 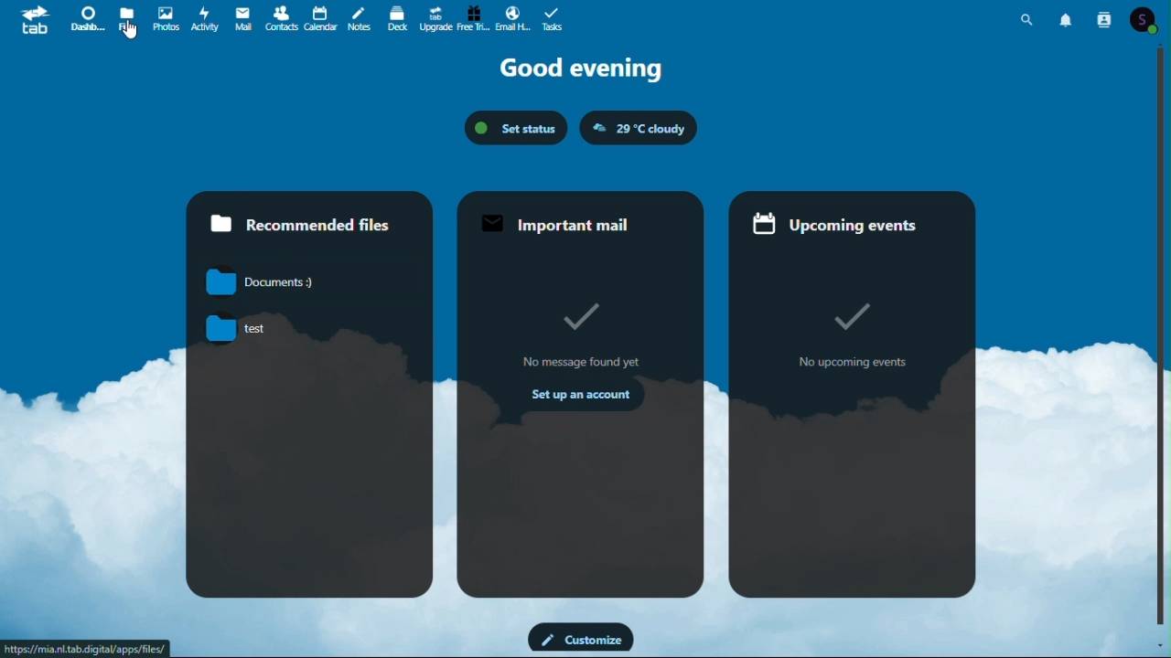 I want to click on search, so click(x=1027, y=18).